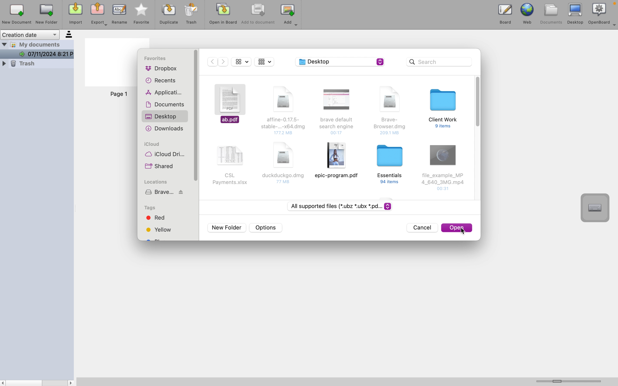  Describe the element at coordinates (288, 16) in the screenshot. I see `add` at that location.